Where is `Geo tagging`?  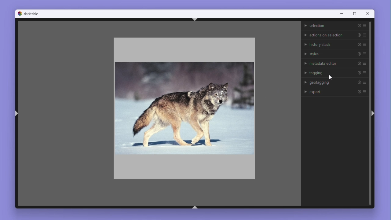 Geo tagging is located at coordinates (335, 82).